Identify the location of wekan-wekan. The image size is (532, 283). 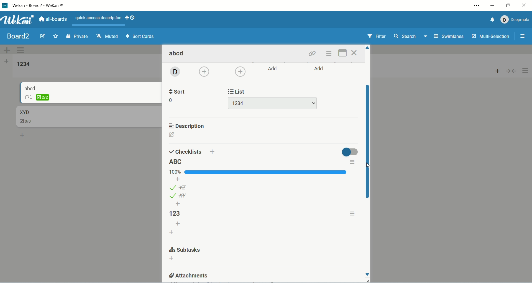
(39, 6).